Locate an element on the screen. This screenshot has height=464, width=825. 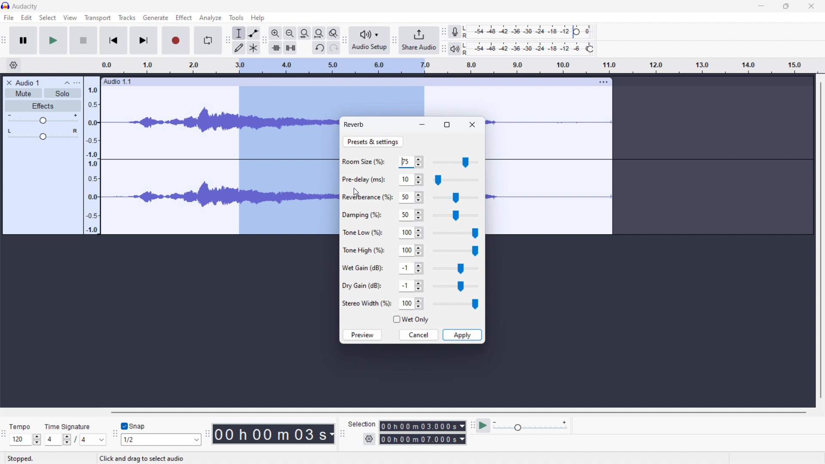
wet only  is located at coordinates (411, 319).